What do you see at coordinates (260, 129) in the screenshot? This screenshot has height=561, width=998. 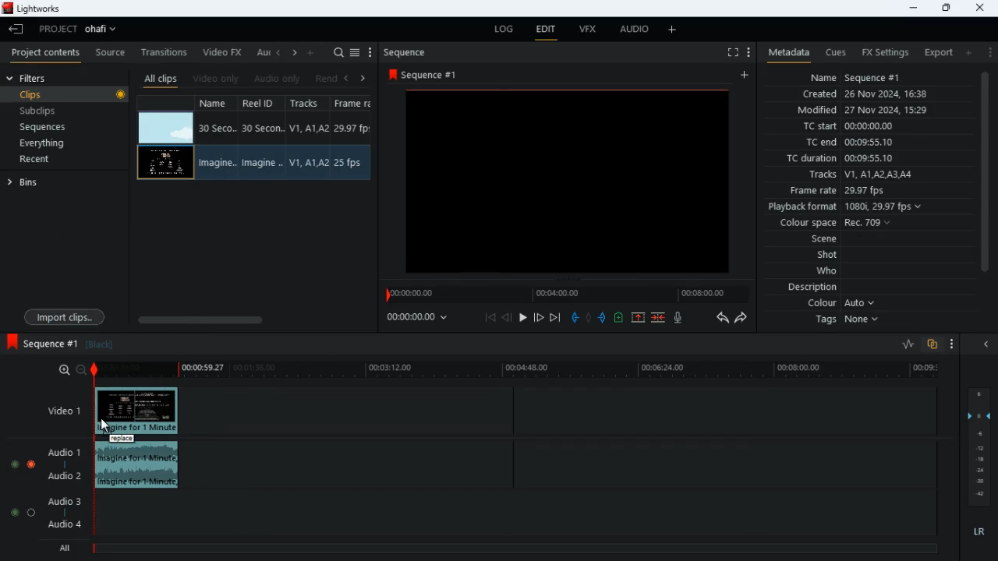 I see `30 secon...` at bounding box center [260, 129].